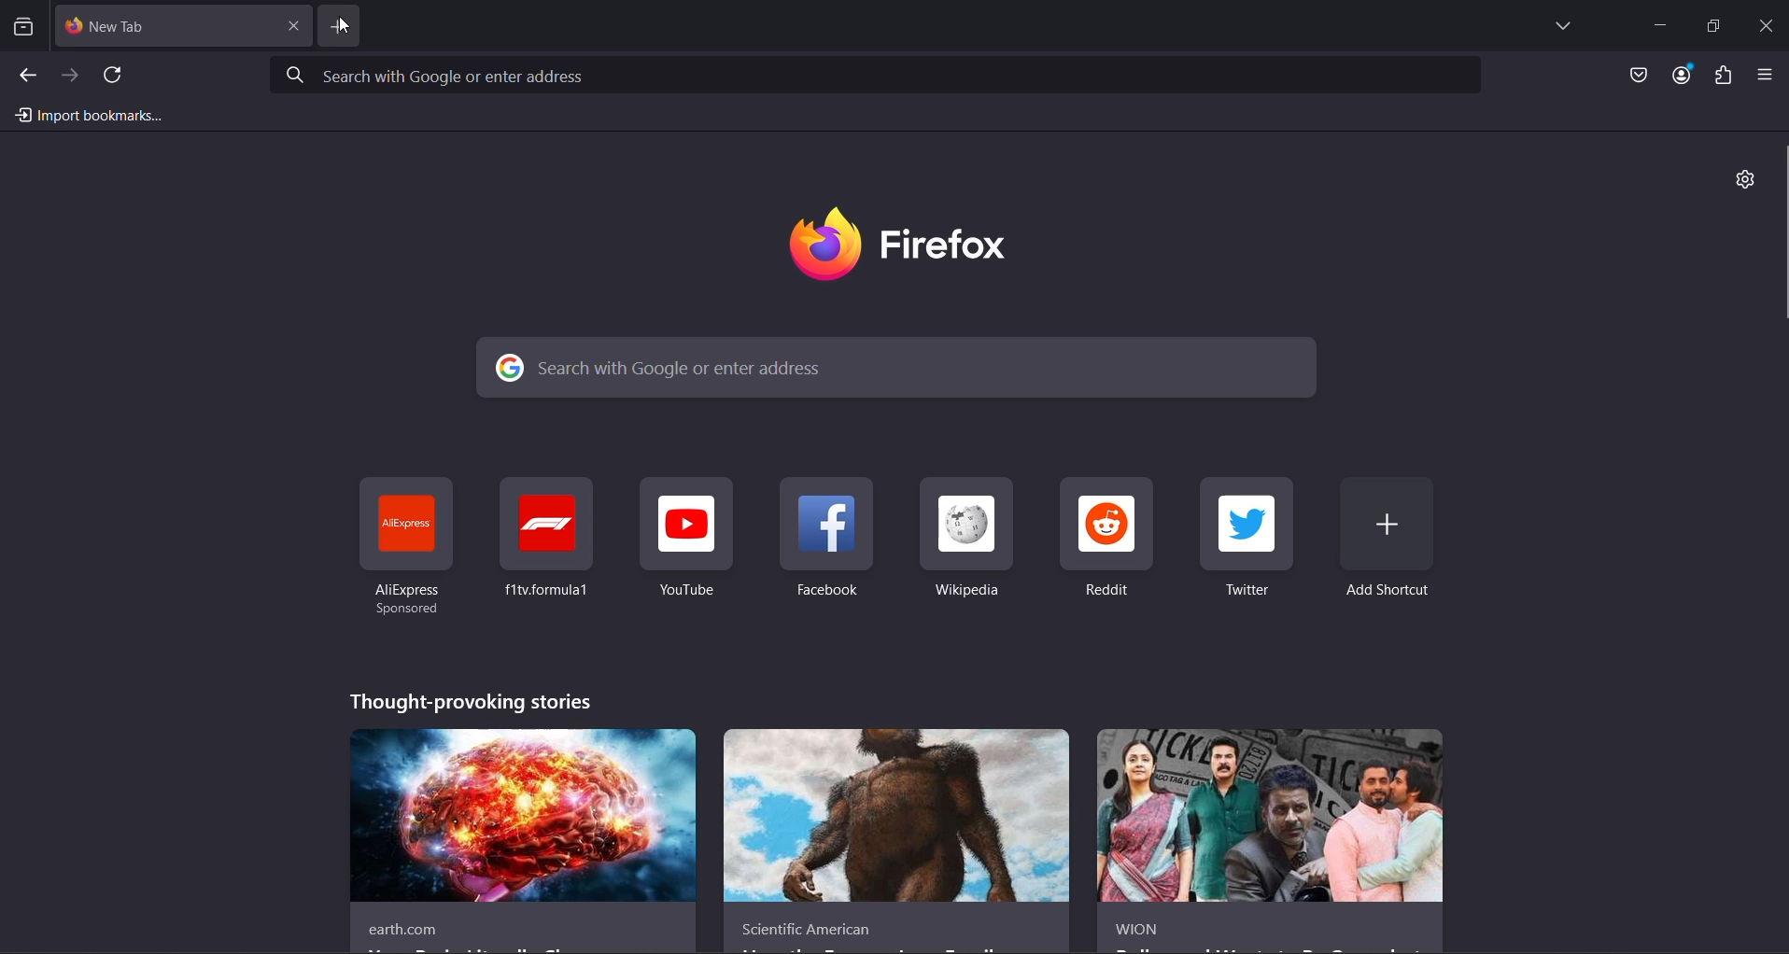 The width and height of the screenshot is (1789, 954). Describe the element at coordinates (897, 367) in the screenshot. I see `search bar` at that location.